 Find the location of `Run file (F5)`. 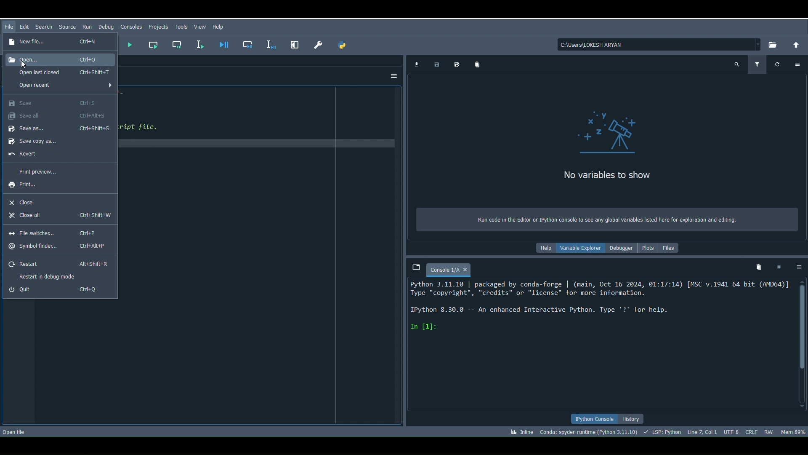

Run file (F5) is located at coordinates (128, 44).